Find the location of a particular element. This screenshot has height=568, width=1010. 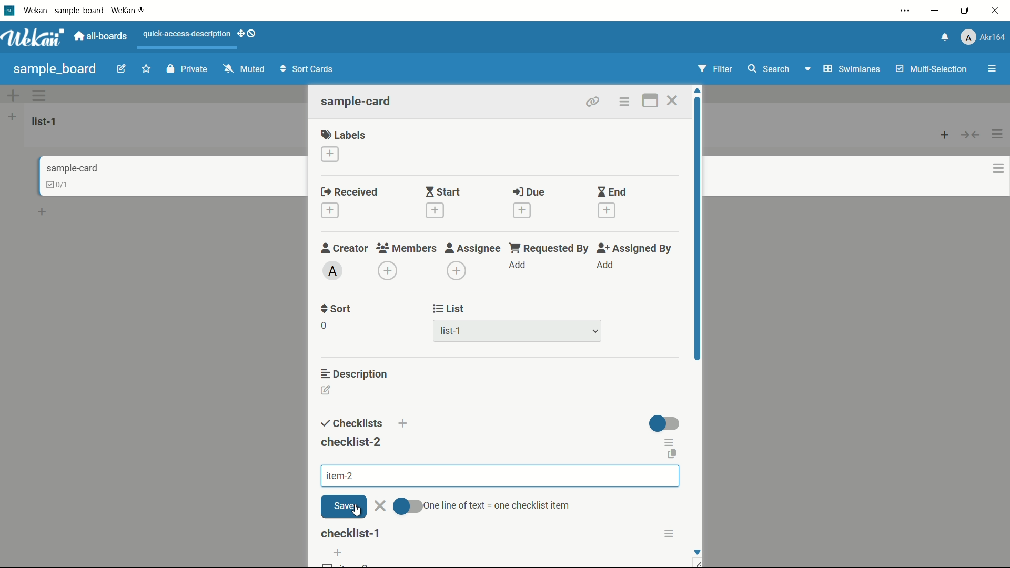

maximize is located at coordinates (966, 11).